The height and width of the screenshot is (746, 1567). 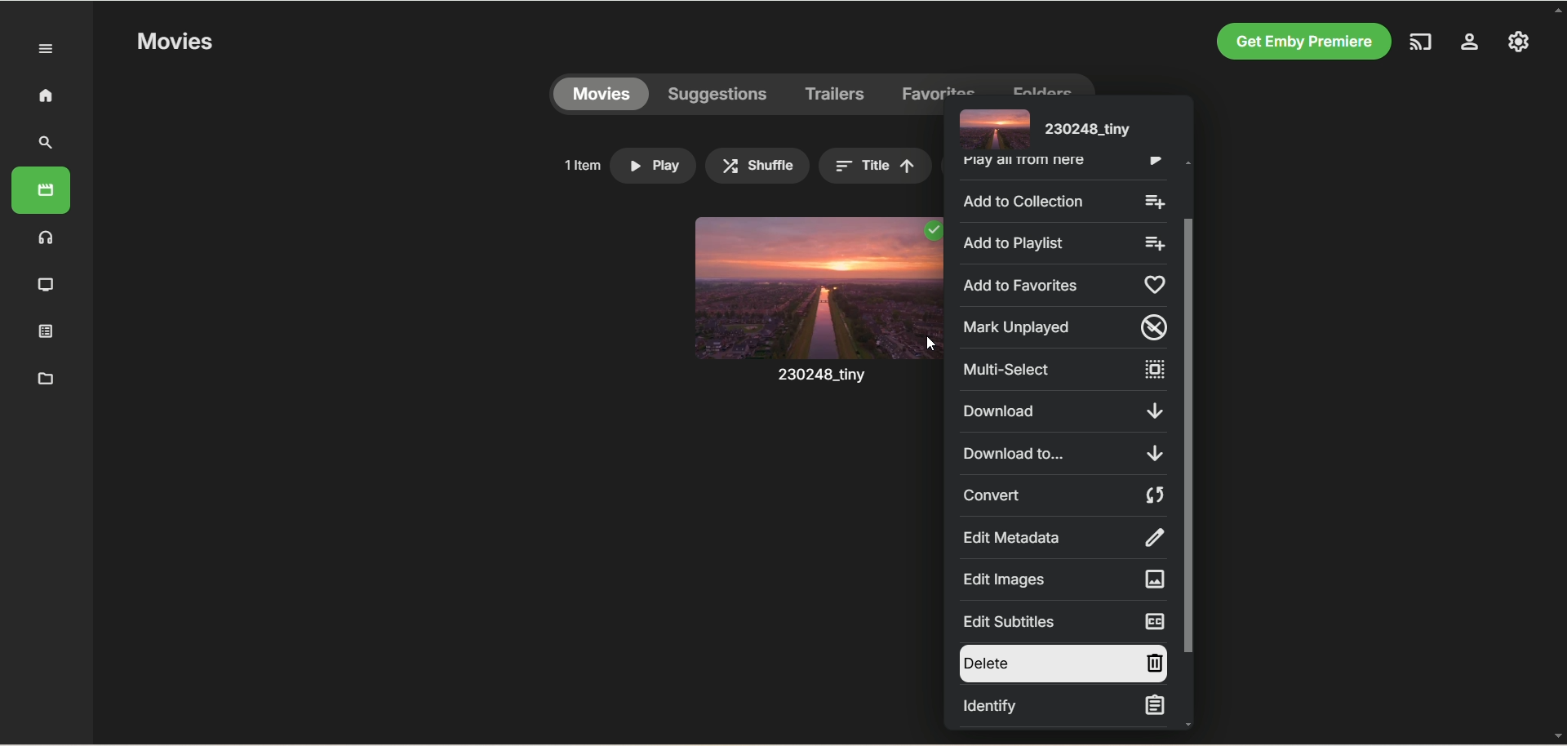 What do you see at coordinates (1062, 537) in the screenshot?
I see `edit metadata` at bounding box center [1062, 537].